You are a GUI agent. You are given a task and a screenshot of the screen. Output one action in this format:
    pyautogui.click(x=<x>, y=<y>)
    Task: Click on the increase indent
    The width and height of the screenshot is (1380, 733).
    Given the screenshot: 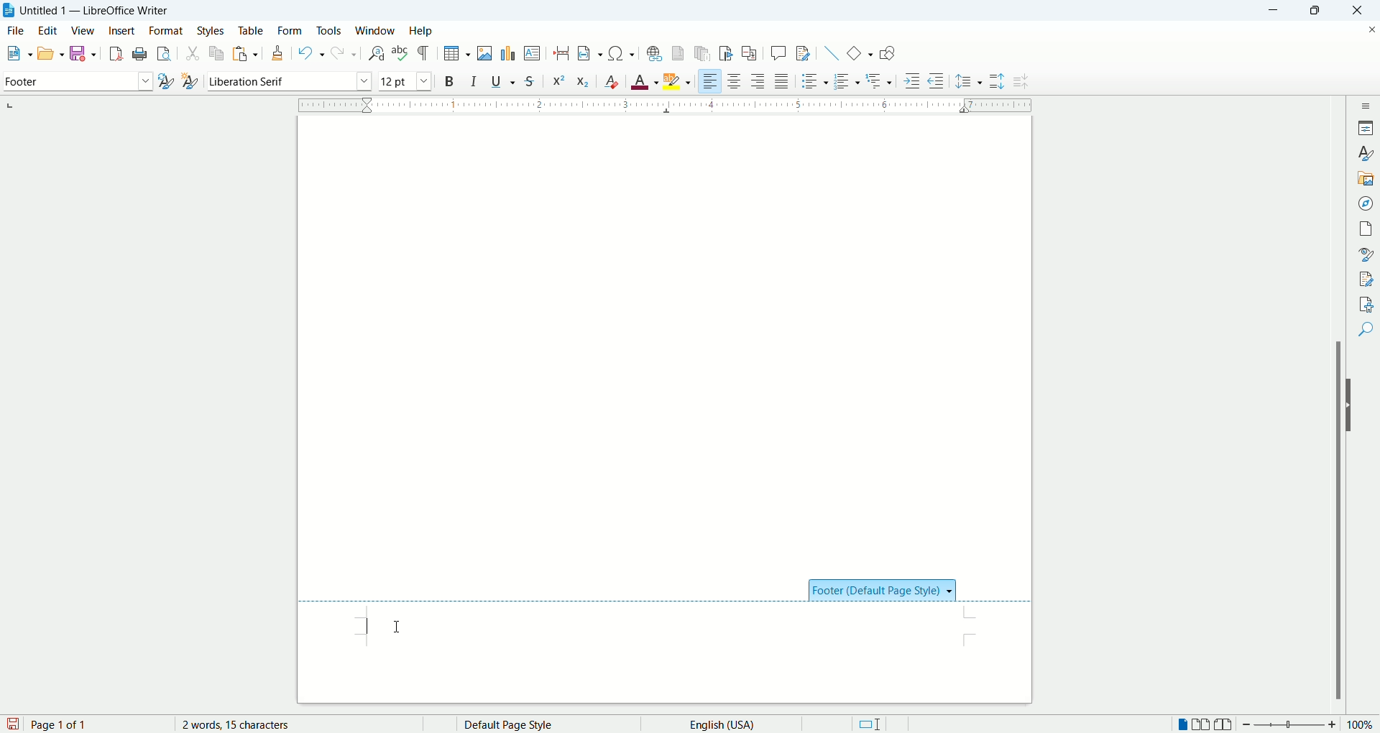 What is the action you would take?
    pyautogui.click(x=913, y=80)
    